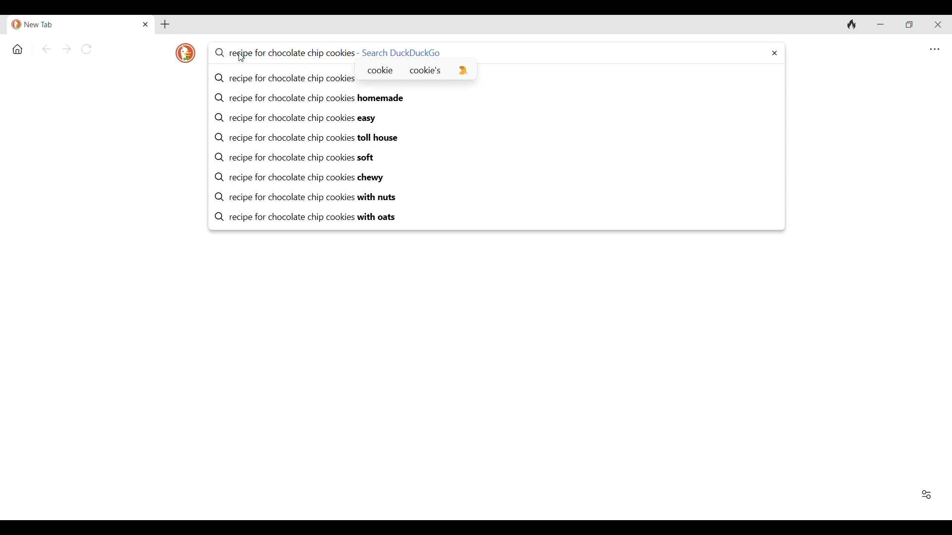 The height and width of the screenshot is (535, 952). I want to click on recipe for chocolate chip cookies, so click(283, 53).